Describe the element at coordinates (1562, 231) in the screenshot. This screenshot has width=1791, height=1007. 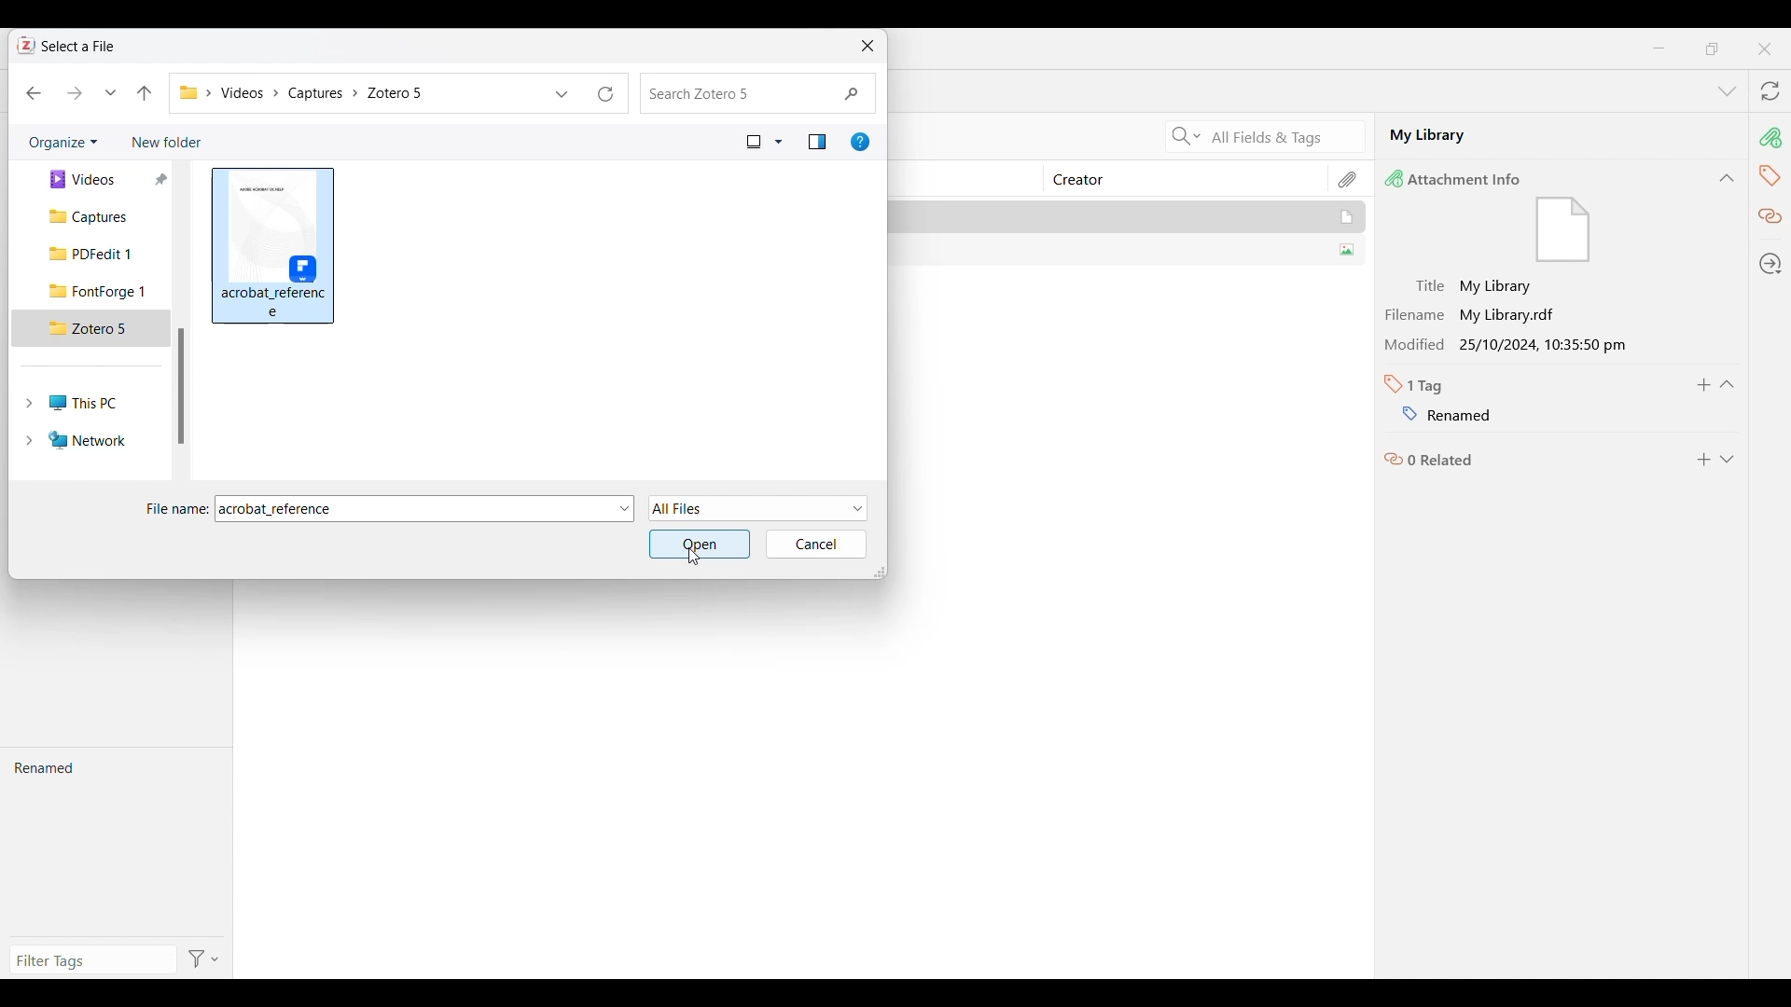
I see `file icon` at that location.